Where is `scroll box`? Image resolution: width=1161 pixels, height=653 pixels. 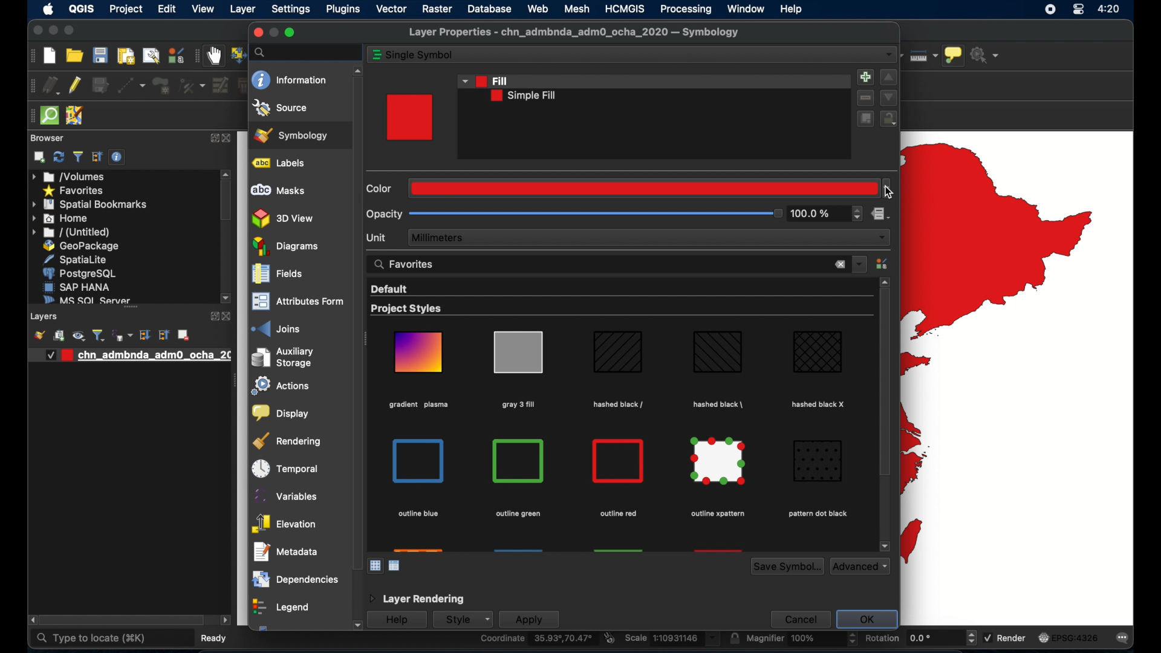
scroll box is located at coordinates (226, 202).